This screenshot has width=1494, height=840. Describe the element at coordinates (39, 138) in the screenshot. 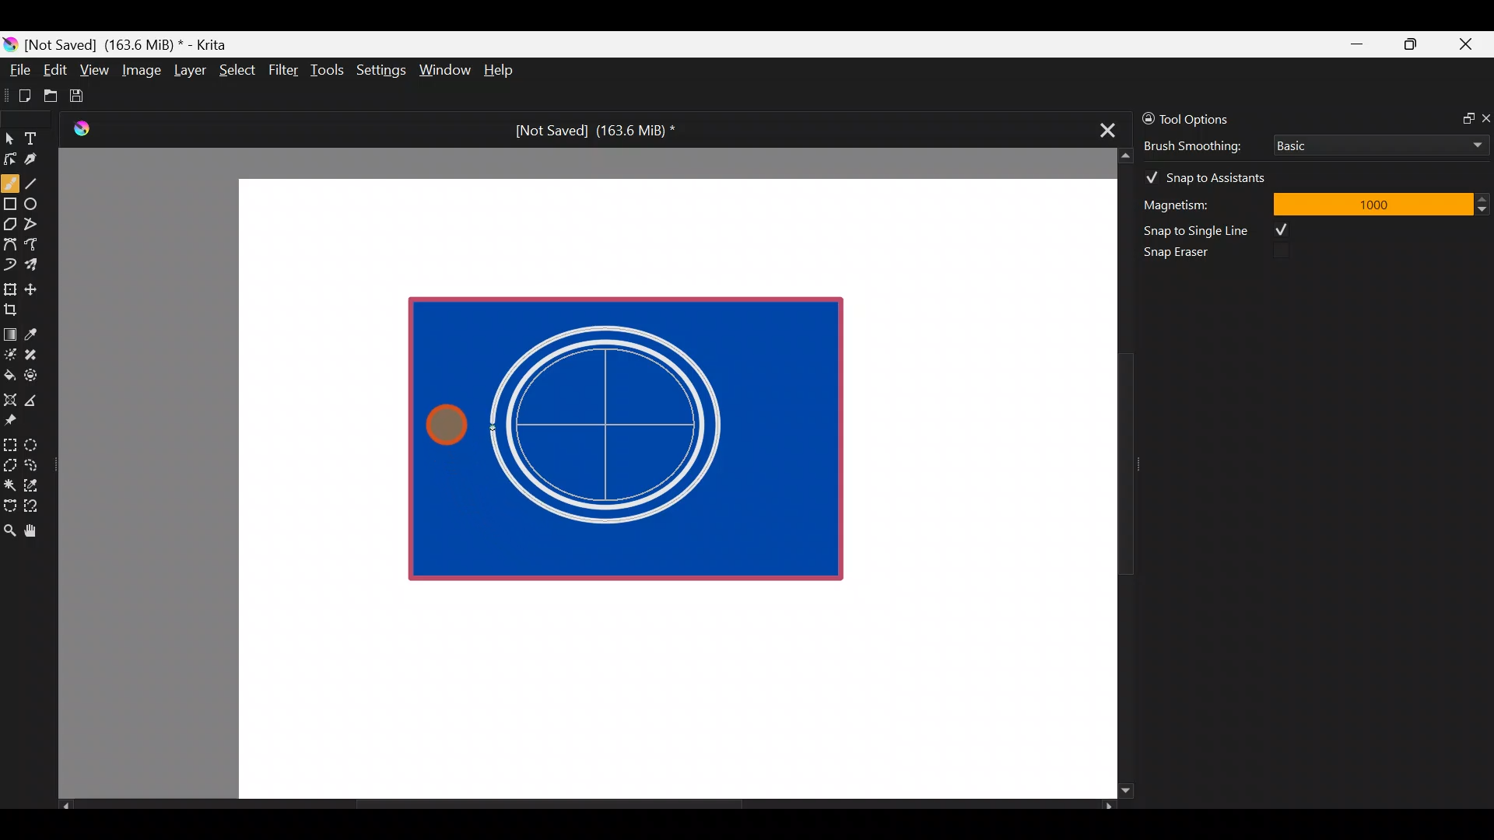

I see `Text tool` at that location.